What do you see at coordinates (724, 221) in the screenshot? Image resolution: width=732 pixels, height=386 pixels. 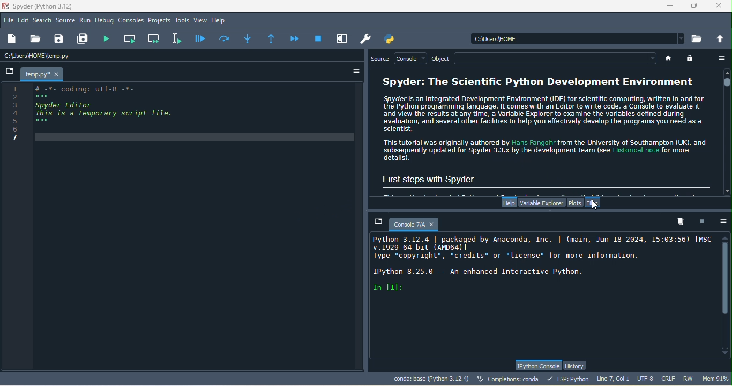 I see `options` at bounding box center [724, 221].